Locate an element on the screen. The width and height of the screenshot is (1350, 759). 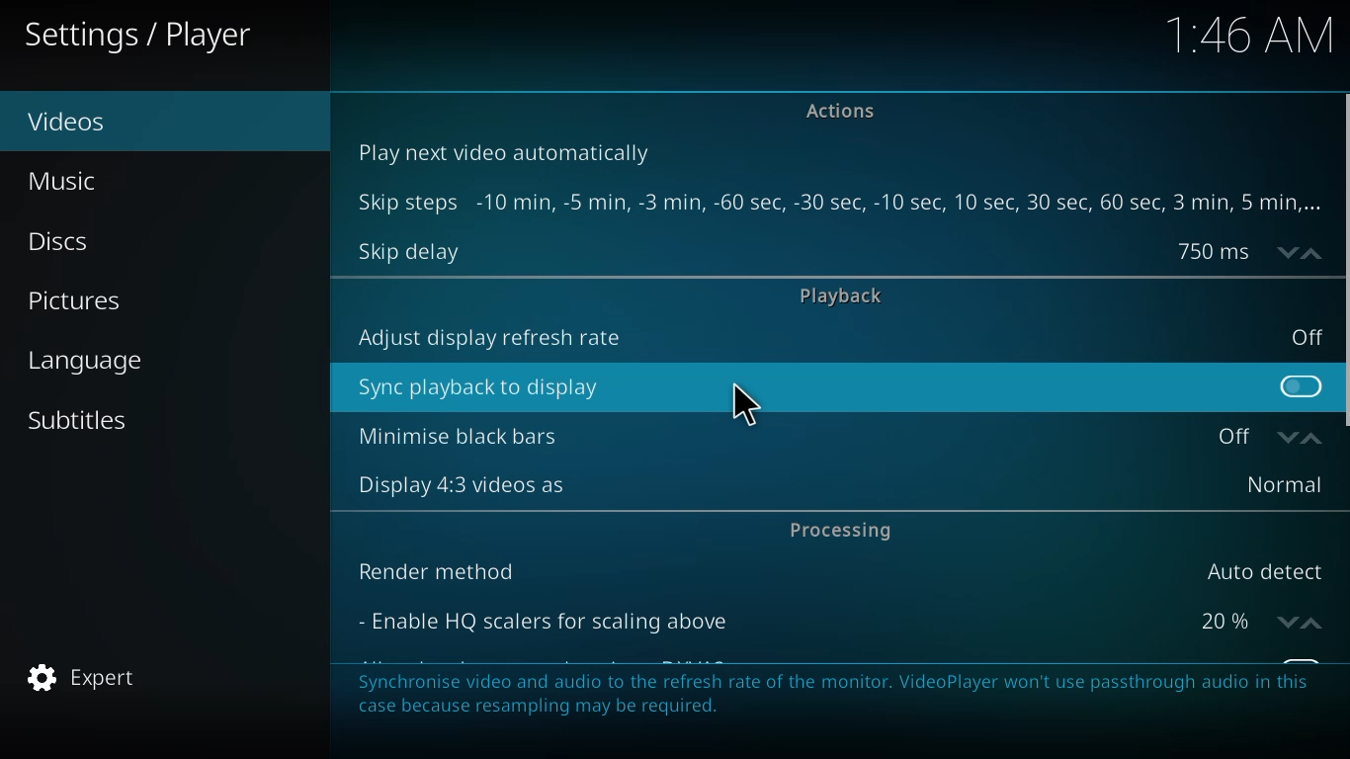
adjust display refresh rate is located at coordinates (483, 337).